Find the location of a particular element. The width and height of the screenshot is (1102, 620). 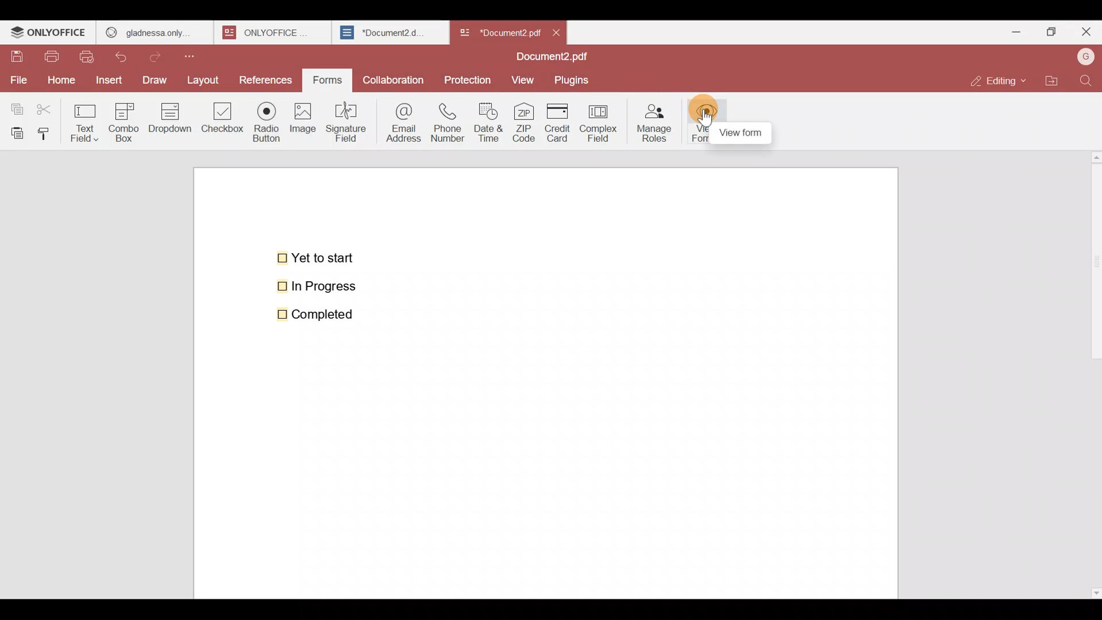

Manage roles is located at coordinates (654, 120).